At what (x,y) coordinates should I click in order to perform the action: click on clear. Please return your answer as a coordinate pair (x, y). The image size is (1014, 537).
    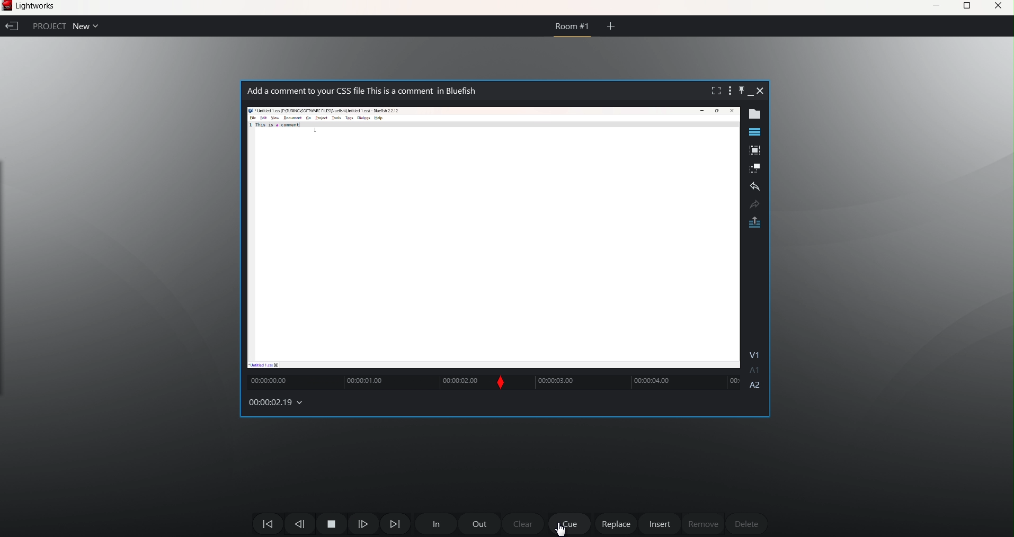
    Looking at the image, I should click on (524, 524).